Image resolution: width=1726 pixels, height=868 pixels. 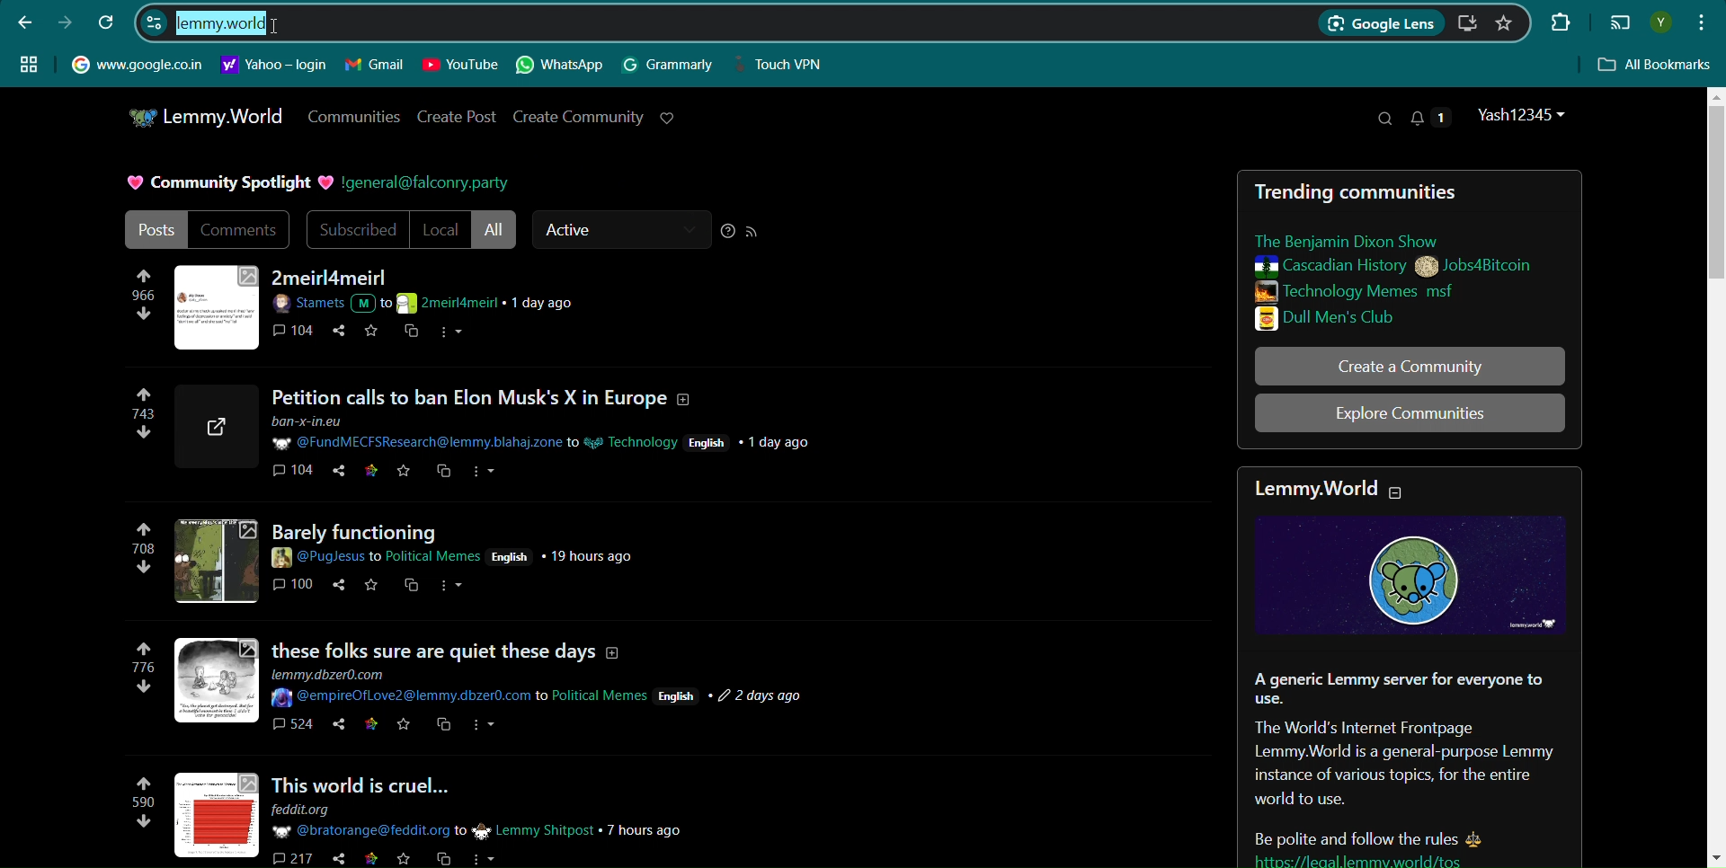 What do you see at coordinates (143, 301) in the screenshot?
I see `966` at bounding box center [143, 301].